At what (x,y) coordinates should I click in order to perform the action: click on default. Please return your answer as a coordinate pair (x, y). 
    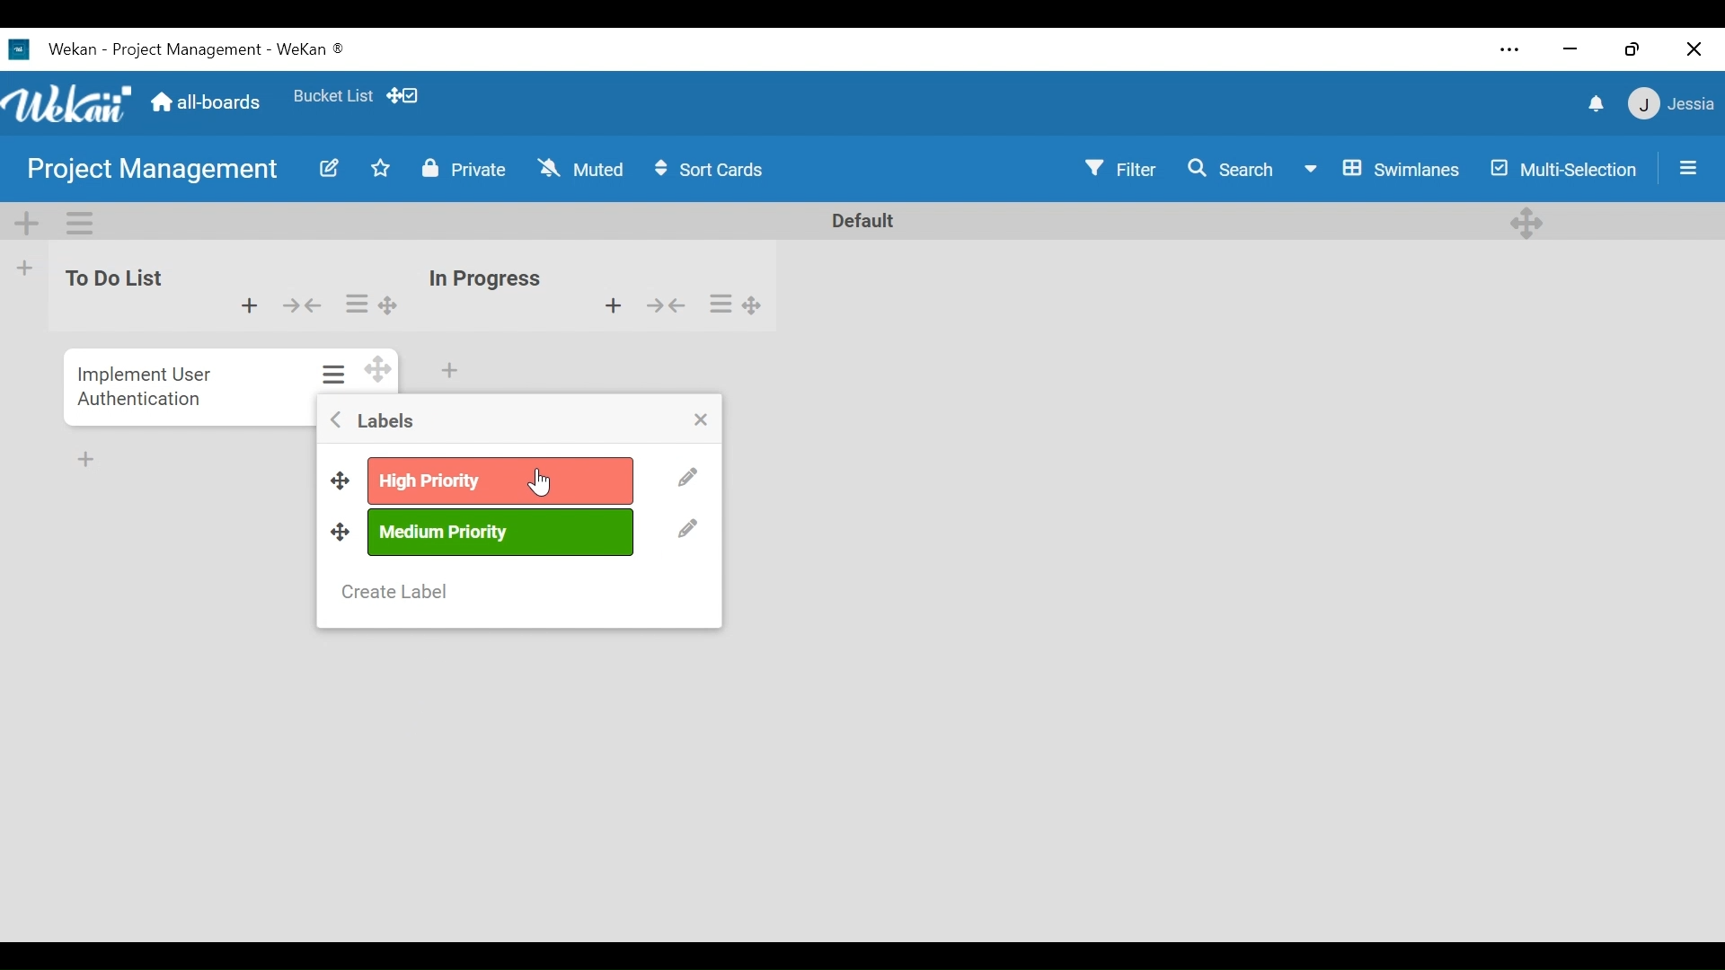
    Looking at the image, I should click on (851, 221).